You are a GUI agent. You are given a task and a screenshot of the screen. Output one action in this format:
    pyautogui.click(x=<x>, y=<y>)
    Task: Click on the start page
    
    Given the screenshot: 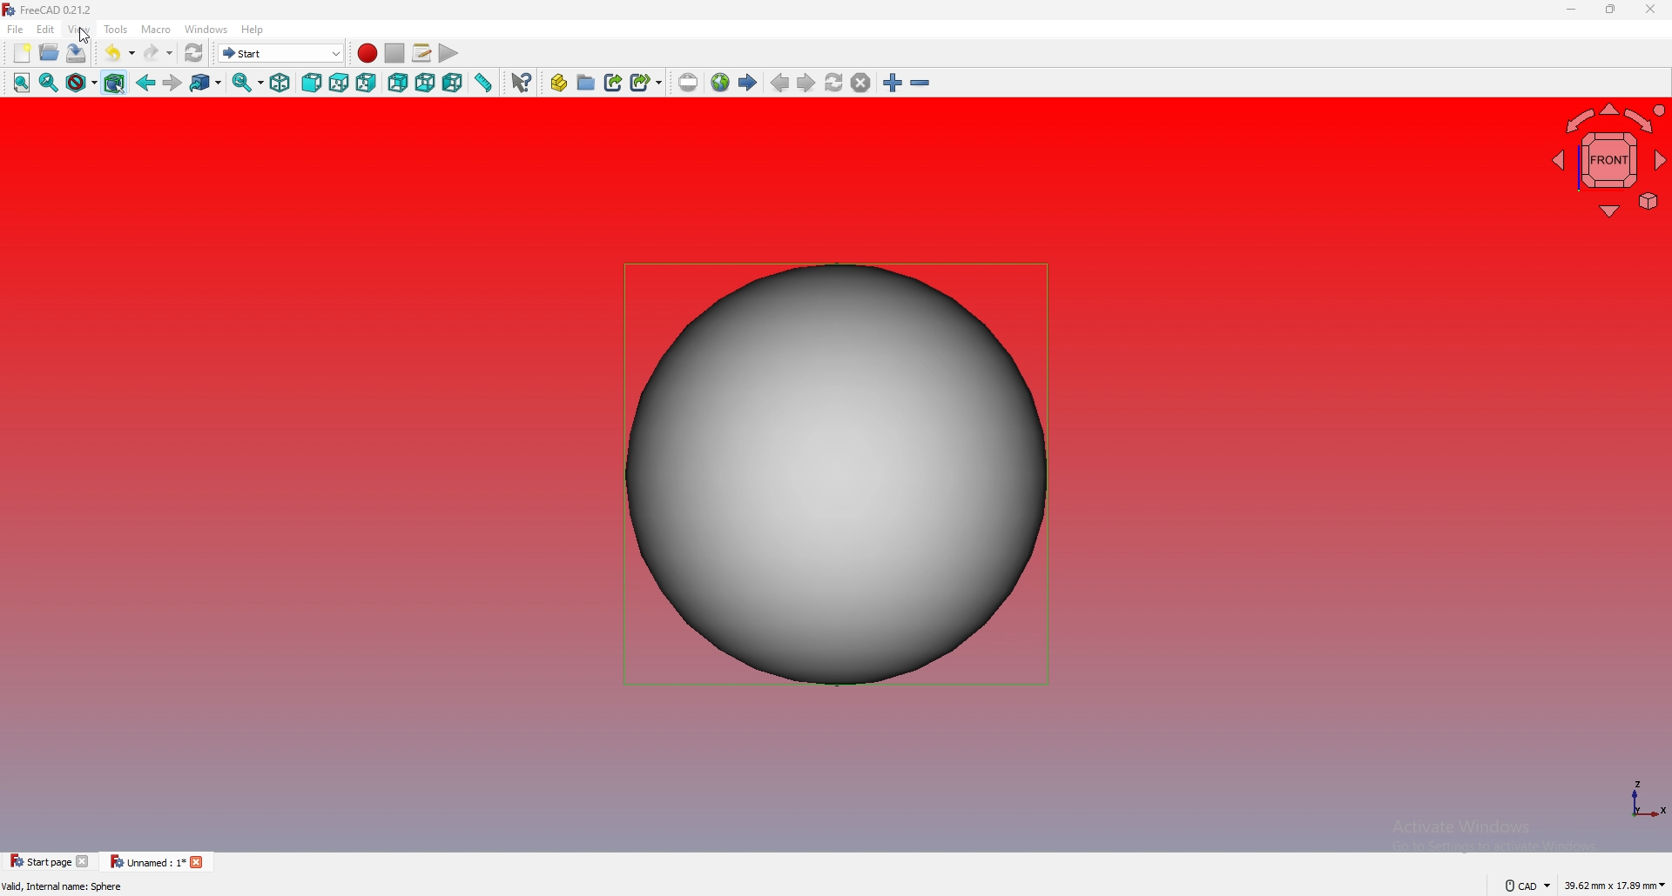 What is the action you would take?
    pyautogui.click(x=747, y=83)
    